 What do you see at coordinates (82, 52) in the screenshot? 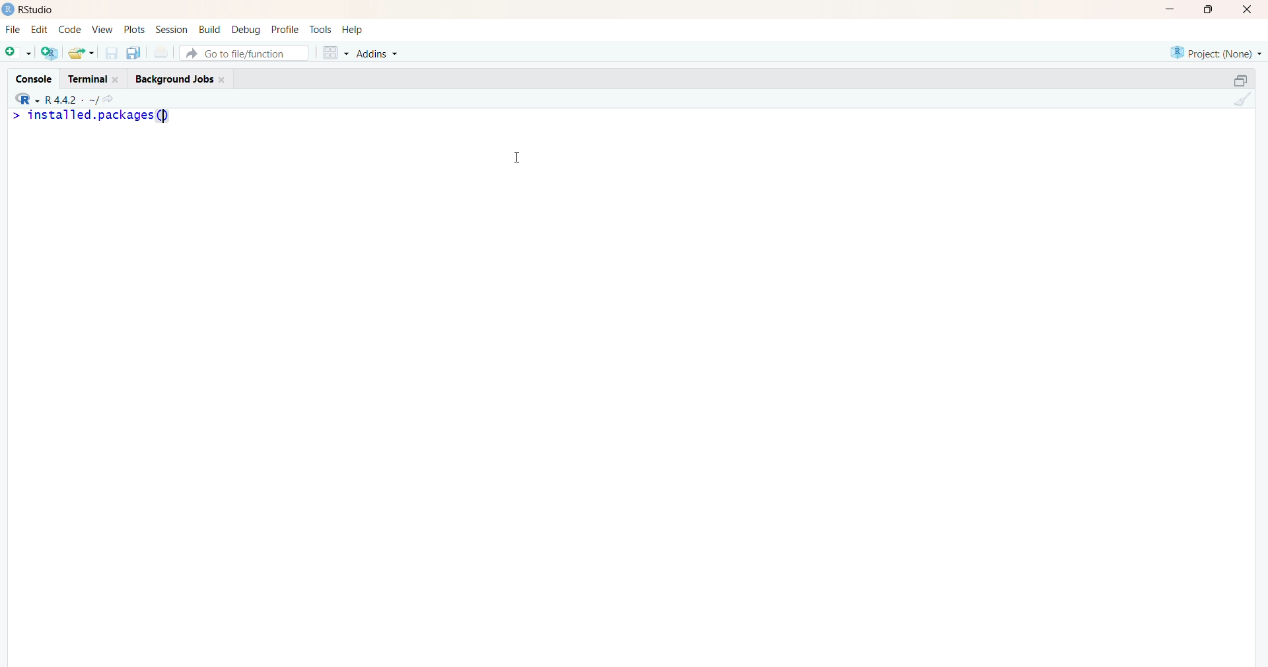
I see `open an existing file` at bounding box center [82, 52].